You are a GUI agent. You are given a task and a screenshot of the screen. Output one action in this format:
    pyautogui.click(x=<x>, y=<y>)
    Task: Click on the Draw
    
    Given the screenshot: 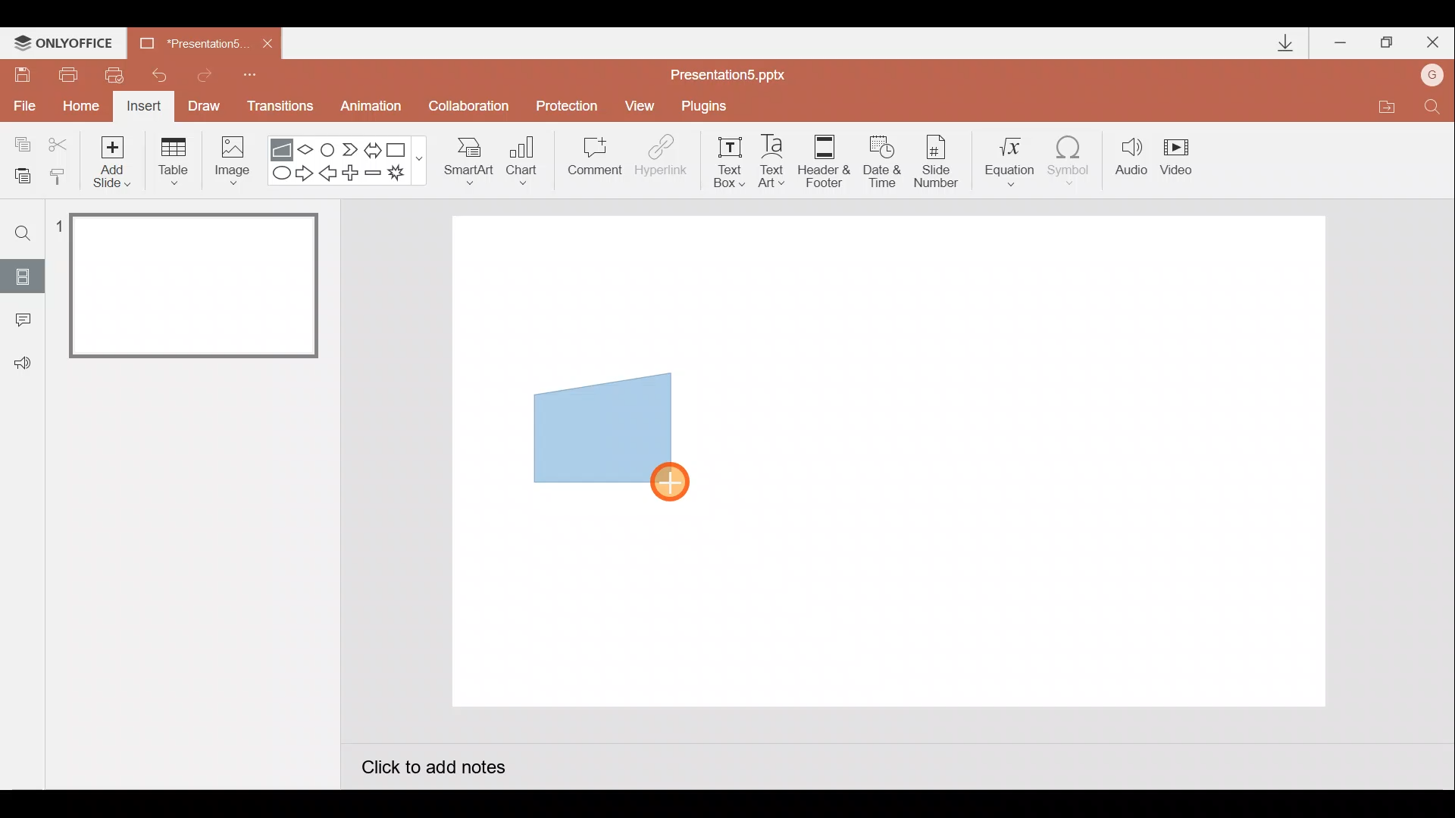 What is the action you would take?
    pyautogui.click(x=205, y=105)
    